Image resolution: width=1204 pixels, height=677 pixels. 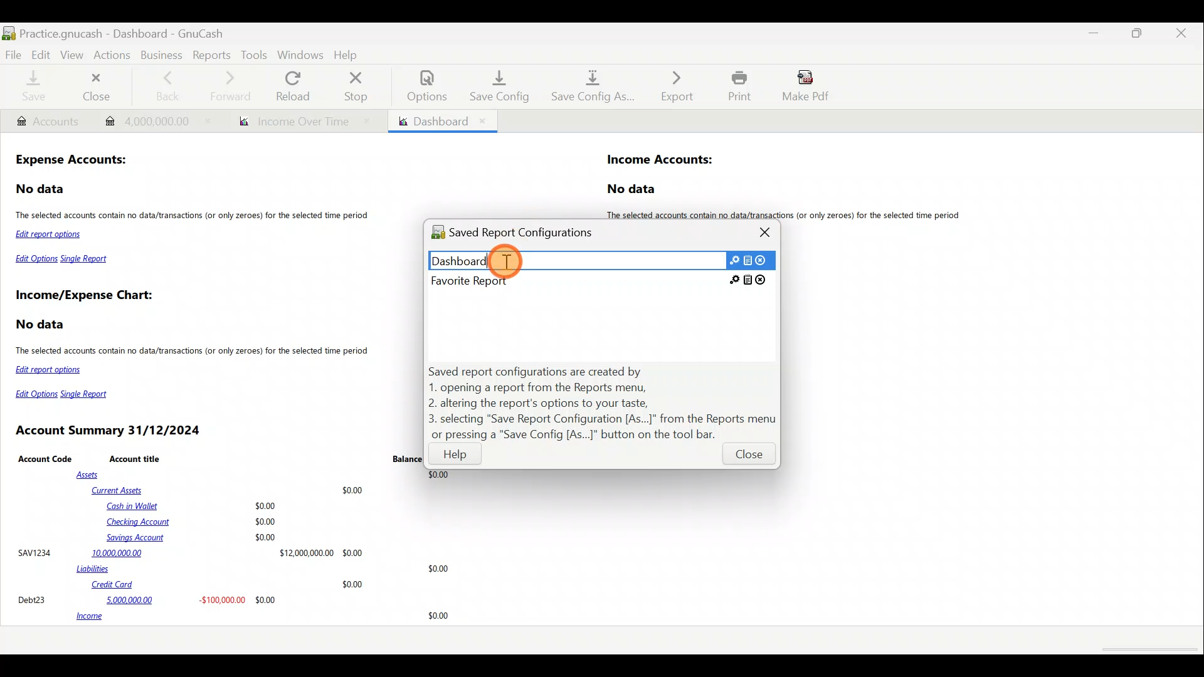 I want to click on income 30.00, so click(x=262, y=617).